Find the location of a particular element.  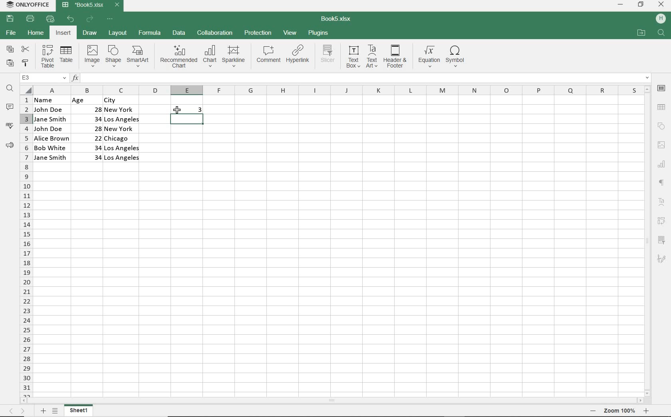

SHAPE is located at coordinates (663, 127).